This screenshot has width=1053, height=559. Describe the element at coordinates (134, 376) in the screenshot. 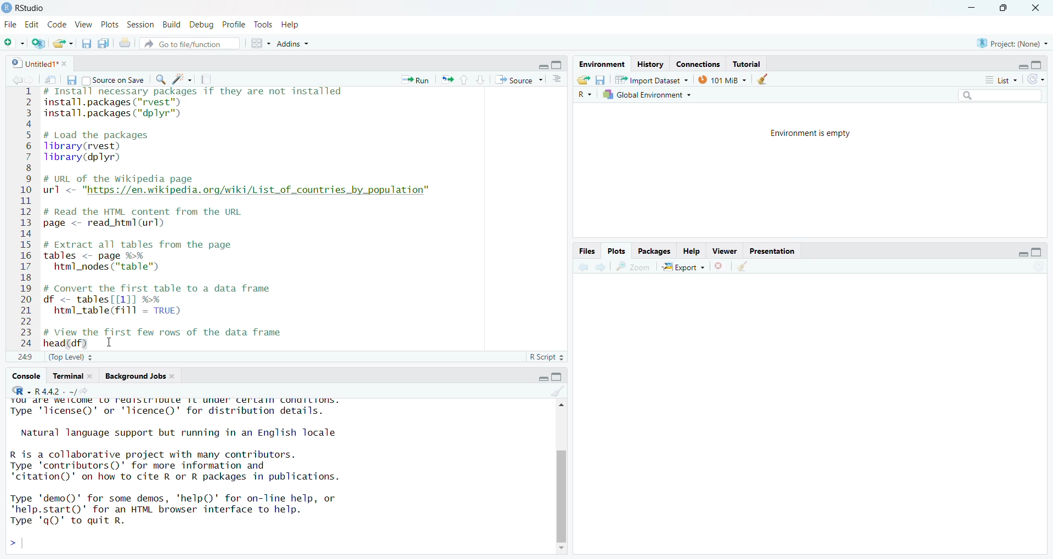

I see `Background Jobs` at that location.